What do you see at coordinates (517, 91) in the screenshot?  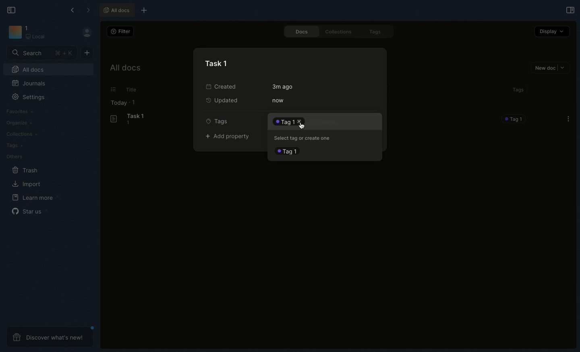 I see `Tags` at bounding box center [517, 91].